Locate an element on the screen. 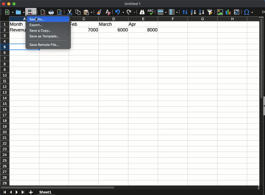 The image size is (265, 195). row is located at coordinates (4, 103).